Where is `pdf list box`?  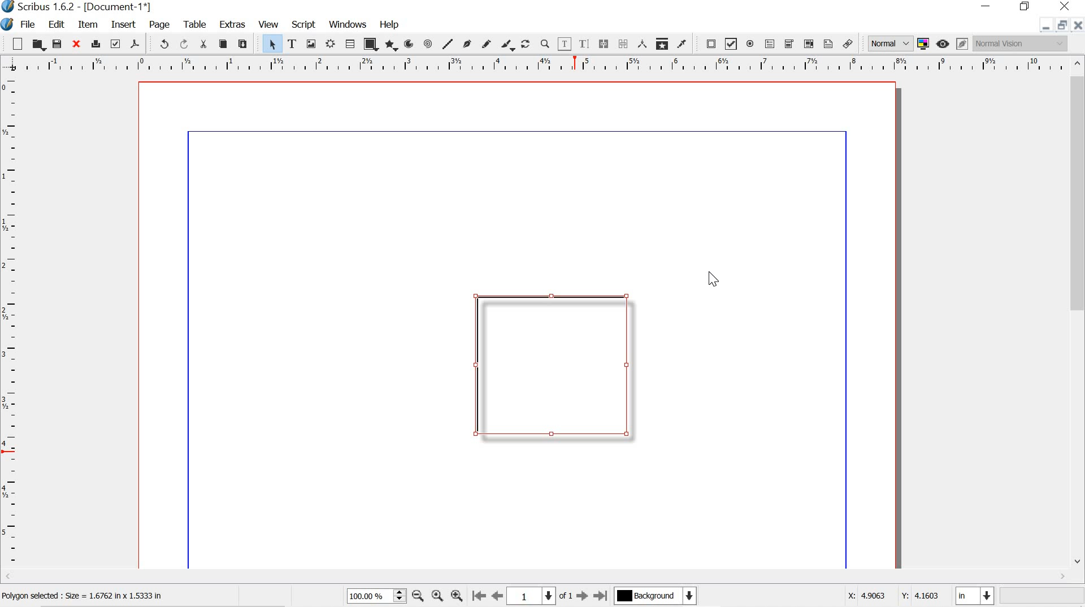
pdf list box is located at coordinates (808, 44).